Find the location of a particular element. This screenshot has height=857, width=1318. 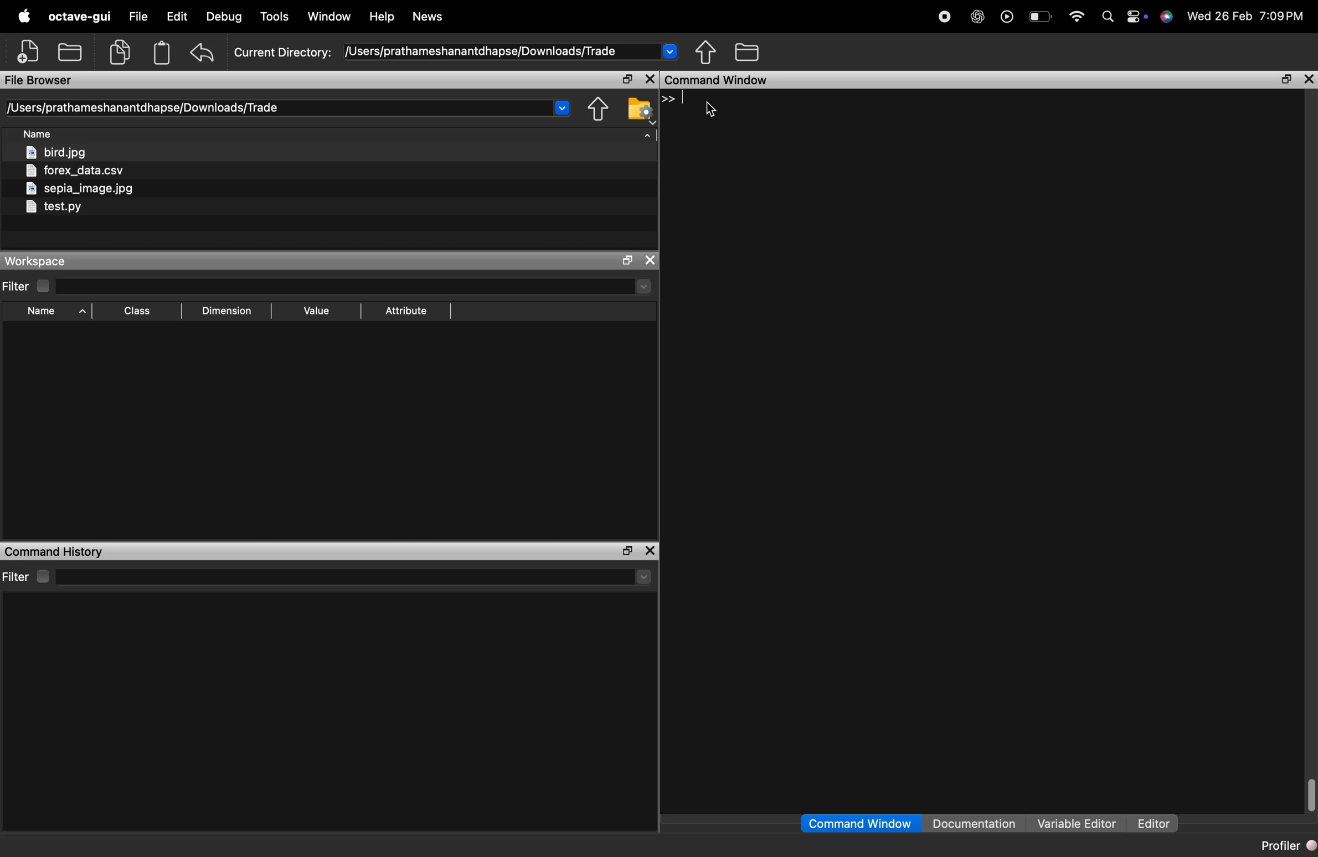

file browser is located at coordinates (45, 80).